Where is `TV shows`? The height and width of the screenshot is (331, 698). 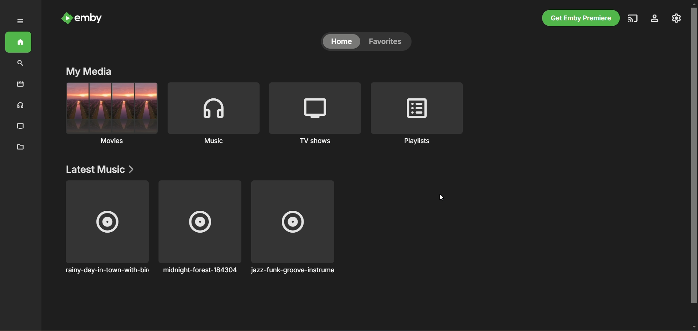
TV shows is located at coordinates (316, 115).